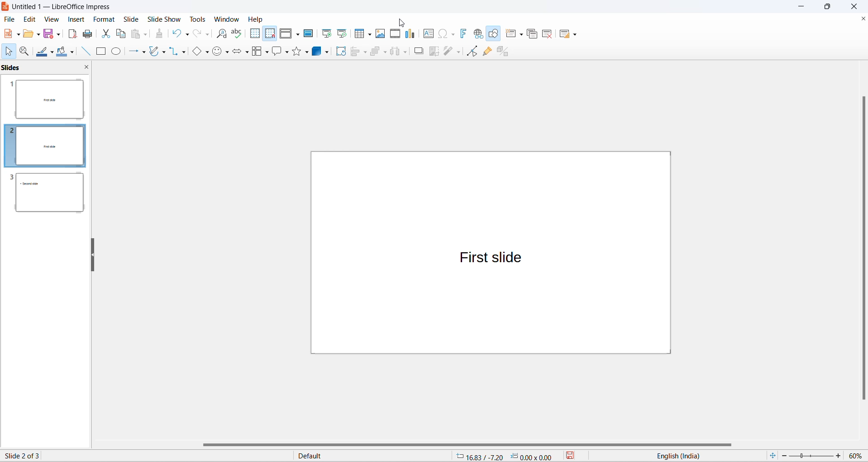 Image resolution: width=868 pixels, height=462 pixels. What do you see at coordinates (163, 18) in the screenshot?
I see `slide show` at bounding box center [163, 18].